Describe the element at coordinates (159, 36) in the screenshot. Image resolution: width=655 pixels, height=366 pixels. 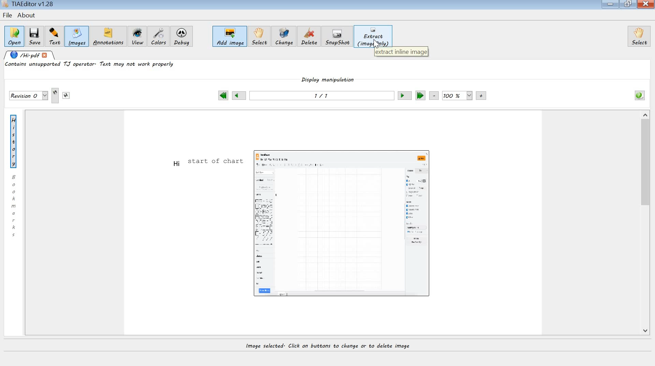
I see `colors` at that location.